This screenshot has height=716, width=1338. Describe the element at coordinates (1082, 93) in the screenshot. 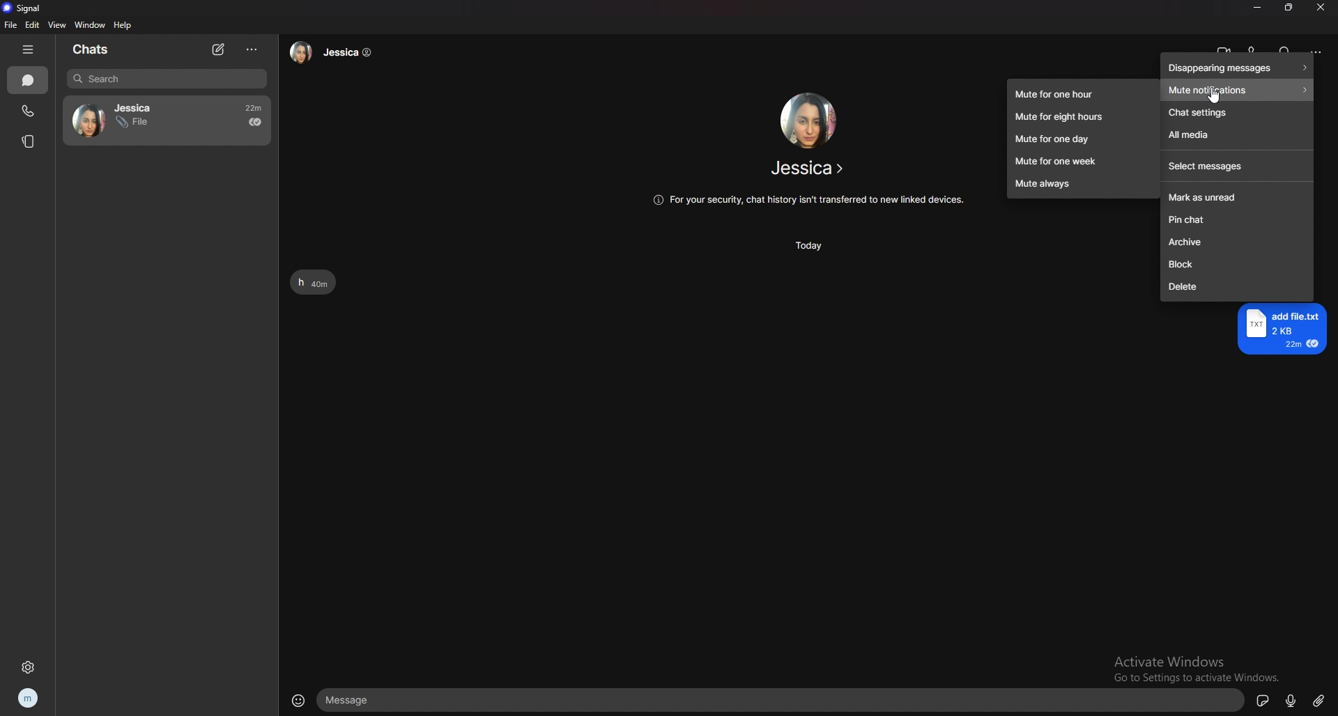

I see `mute for one hour` at that location.